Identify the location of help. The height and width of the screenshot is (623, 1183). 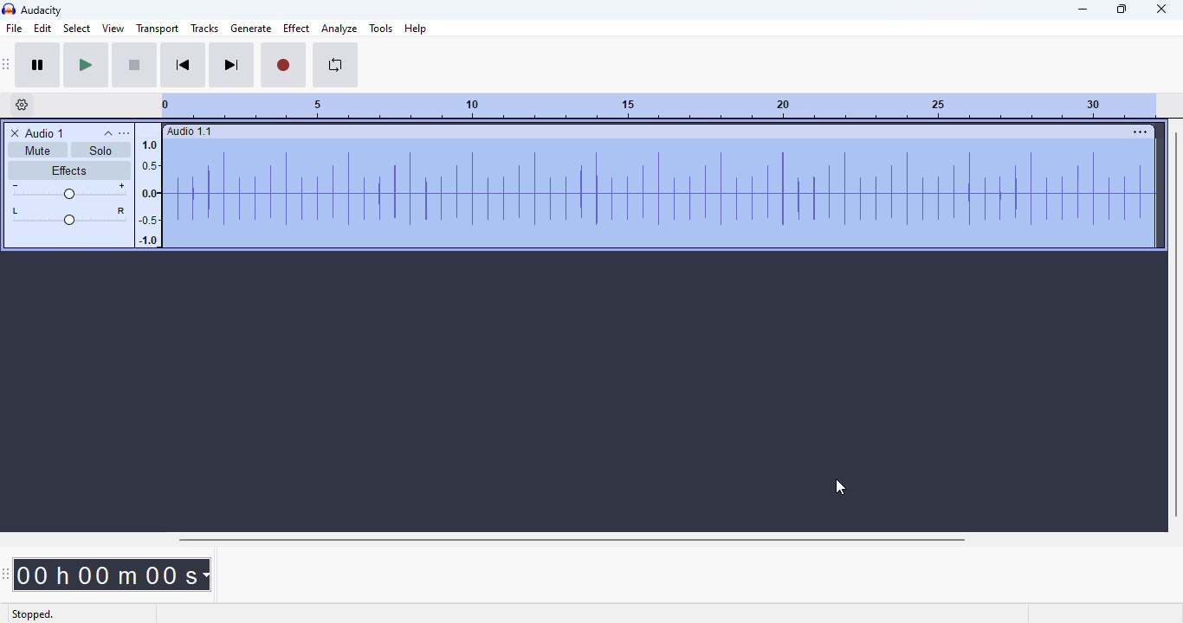
(416, 29).